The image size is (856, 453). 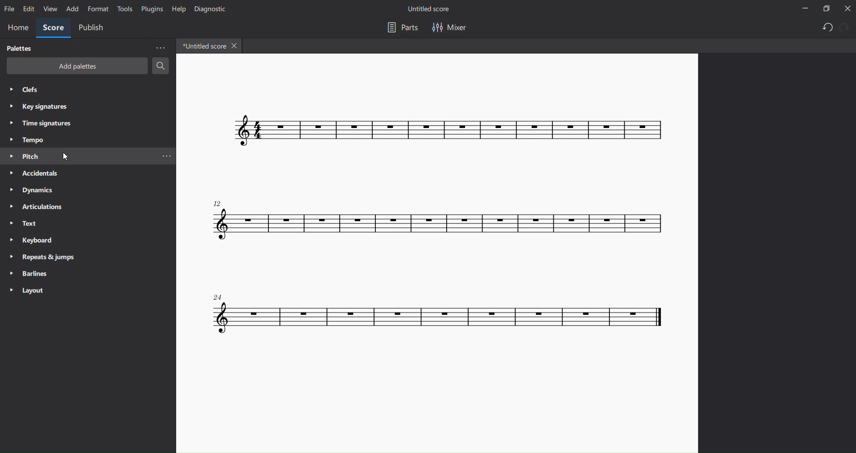 What do you see at coordinates (438, 227) in the screenshot?
I see `concert` at bounding box center [438, 227].